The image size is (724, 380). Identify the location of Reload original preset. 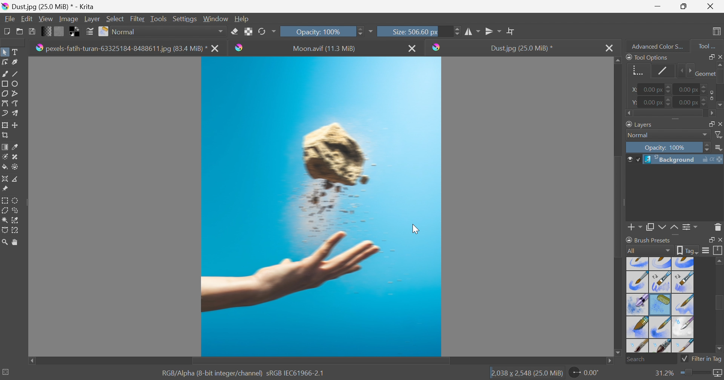
(267, 31).